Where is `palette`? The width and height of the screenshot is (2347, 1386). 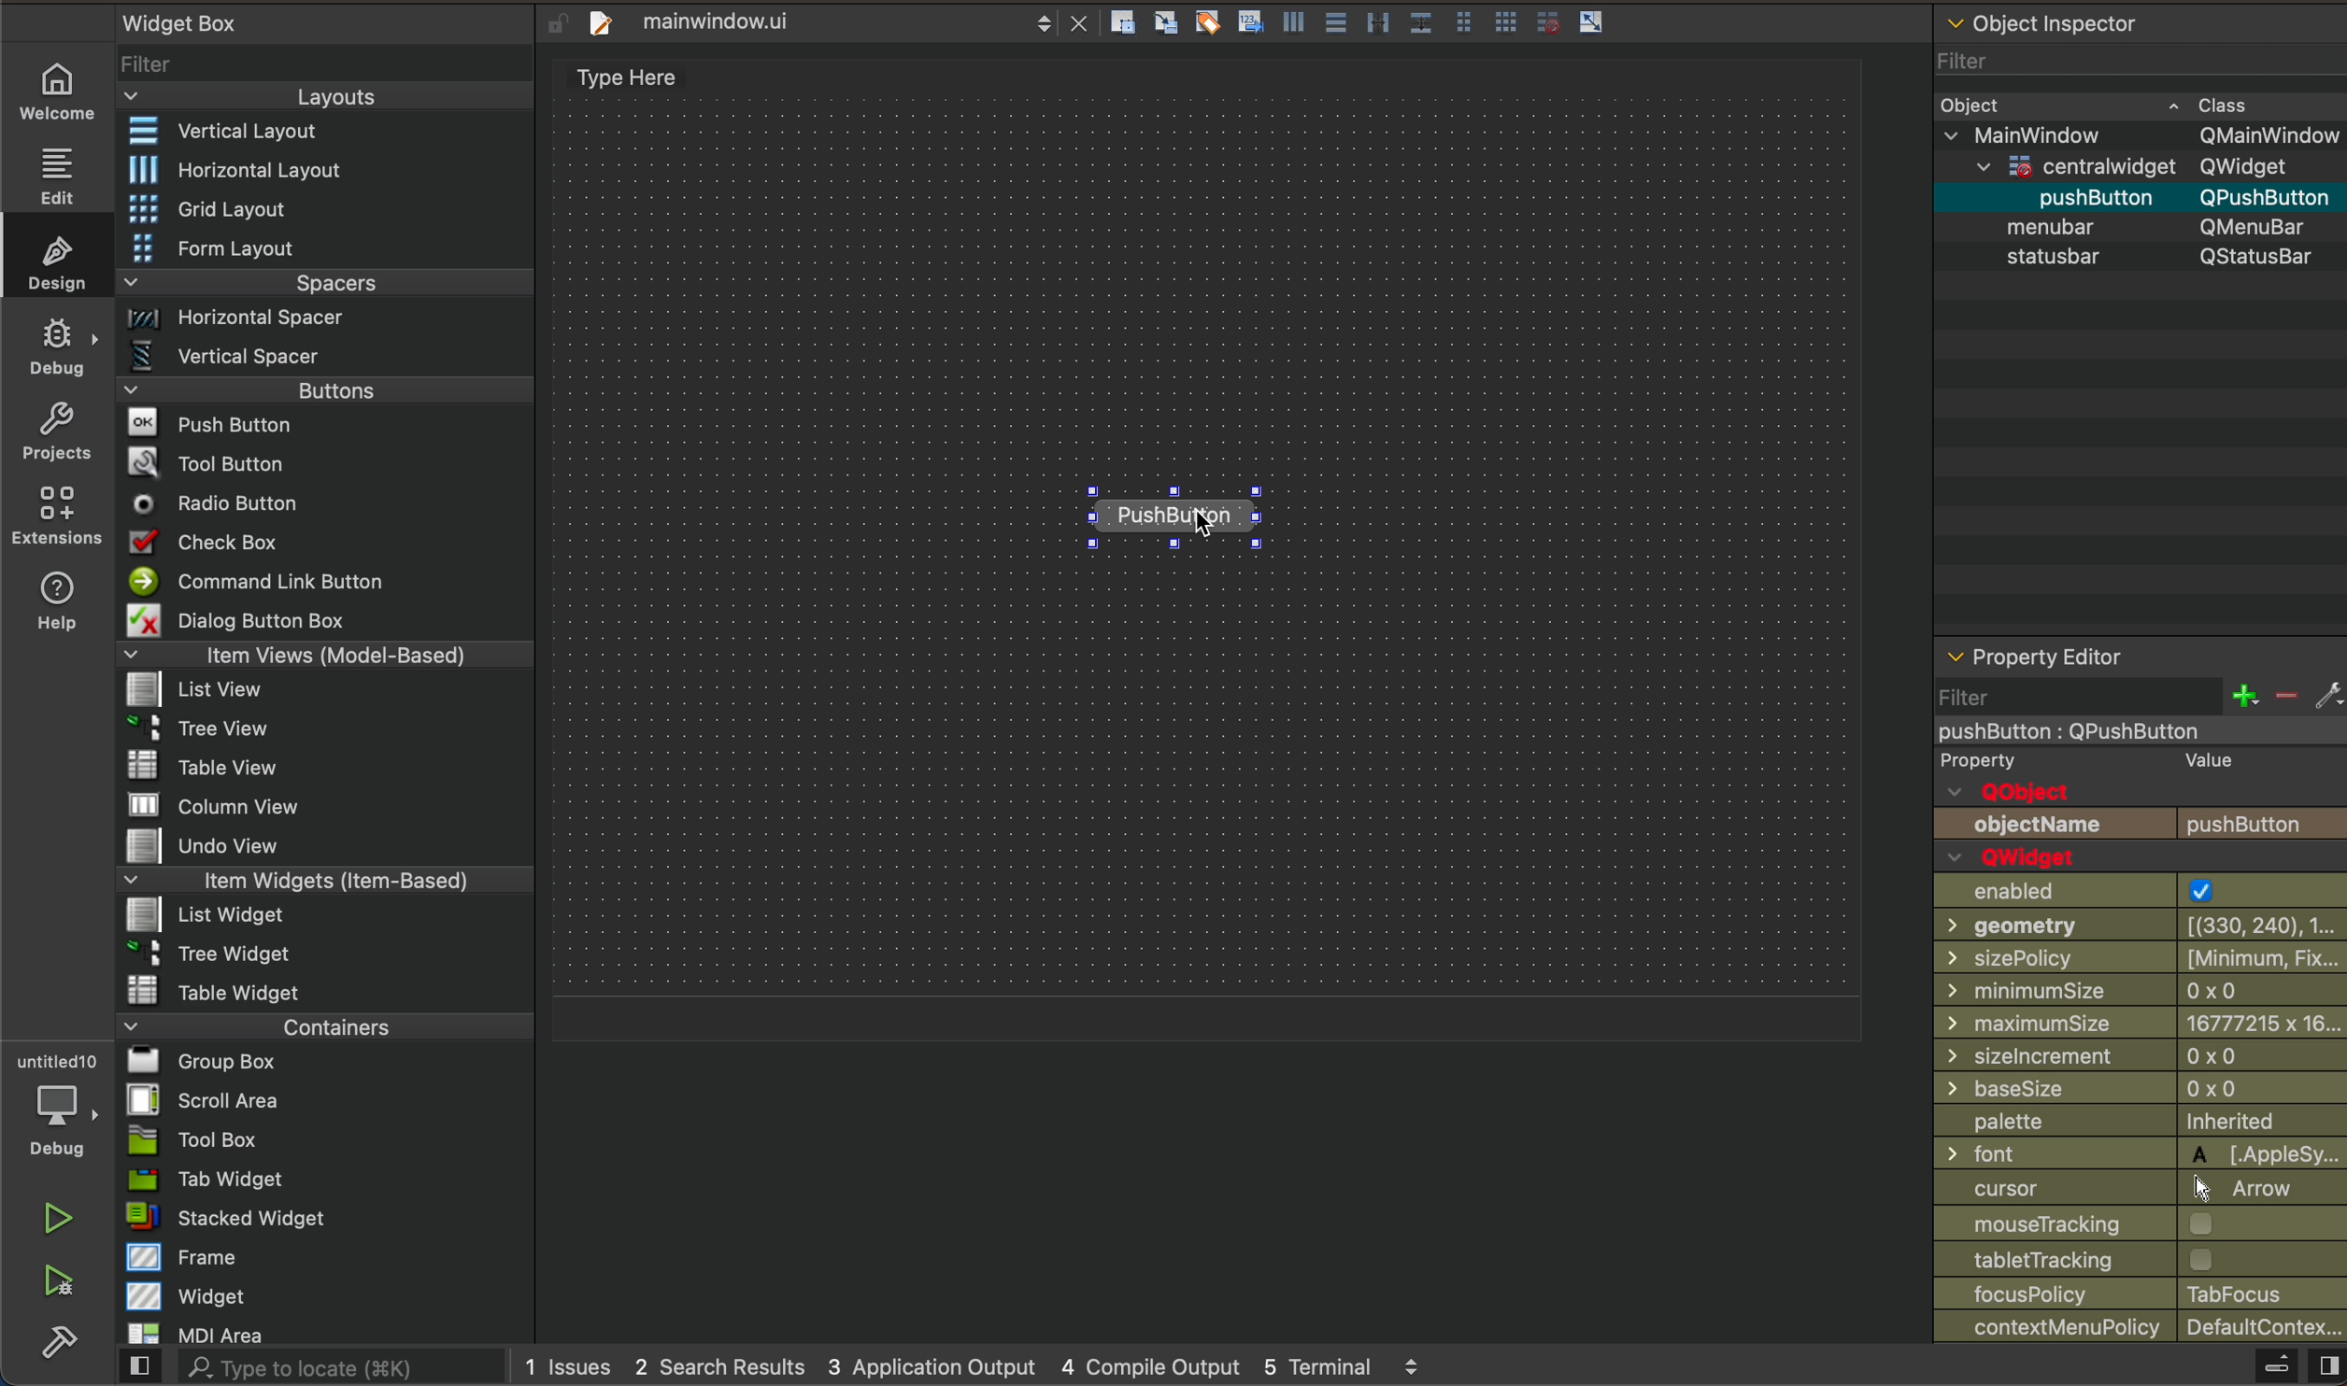 palette is located at coordinates (2139, 1120).